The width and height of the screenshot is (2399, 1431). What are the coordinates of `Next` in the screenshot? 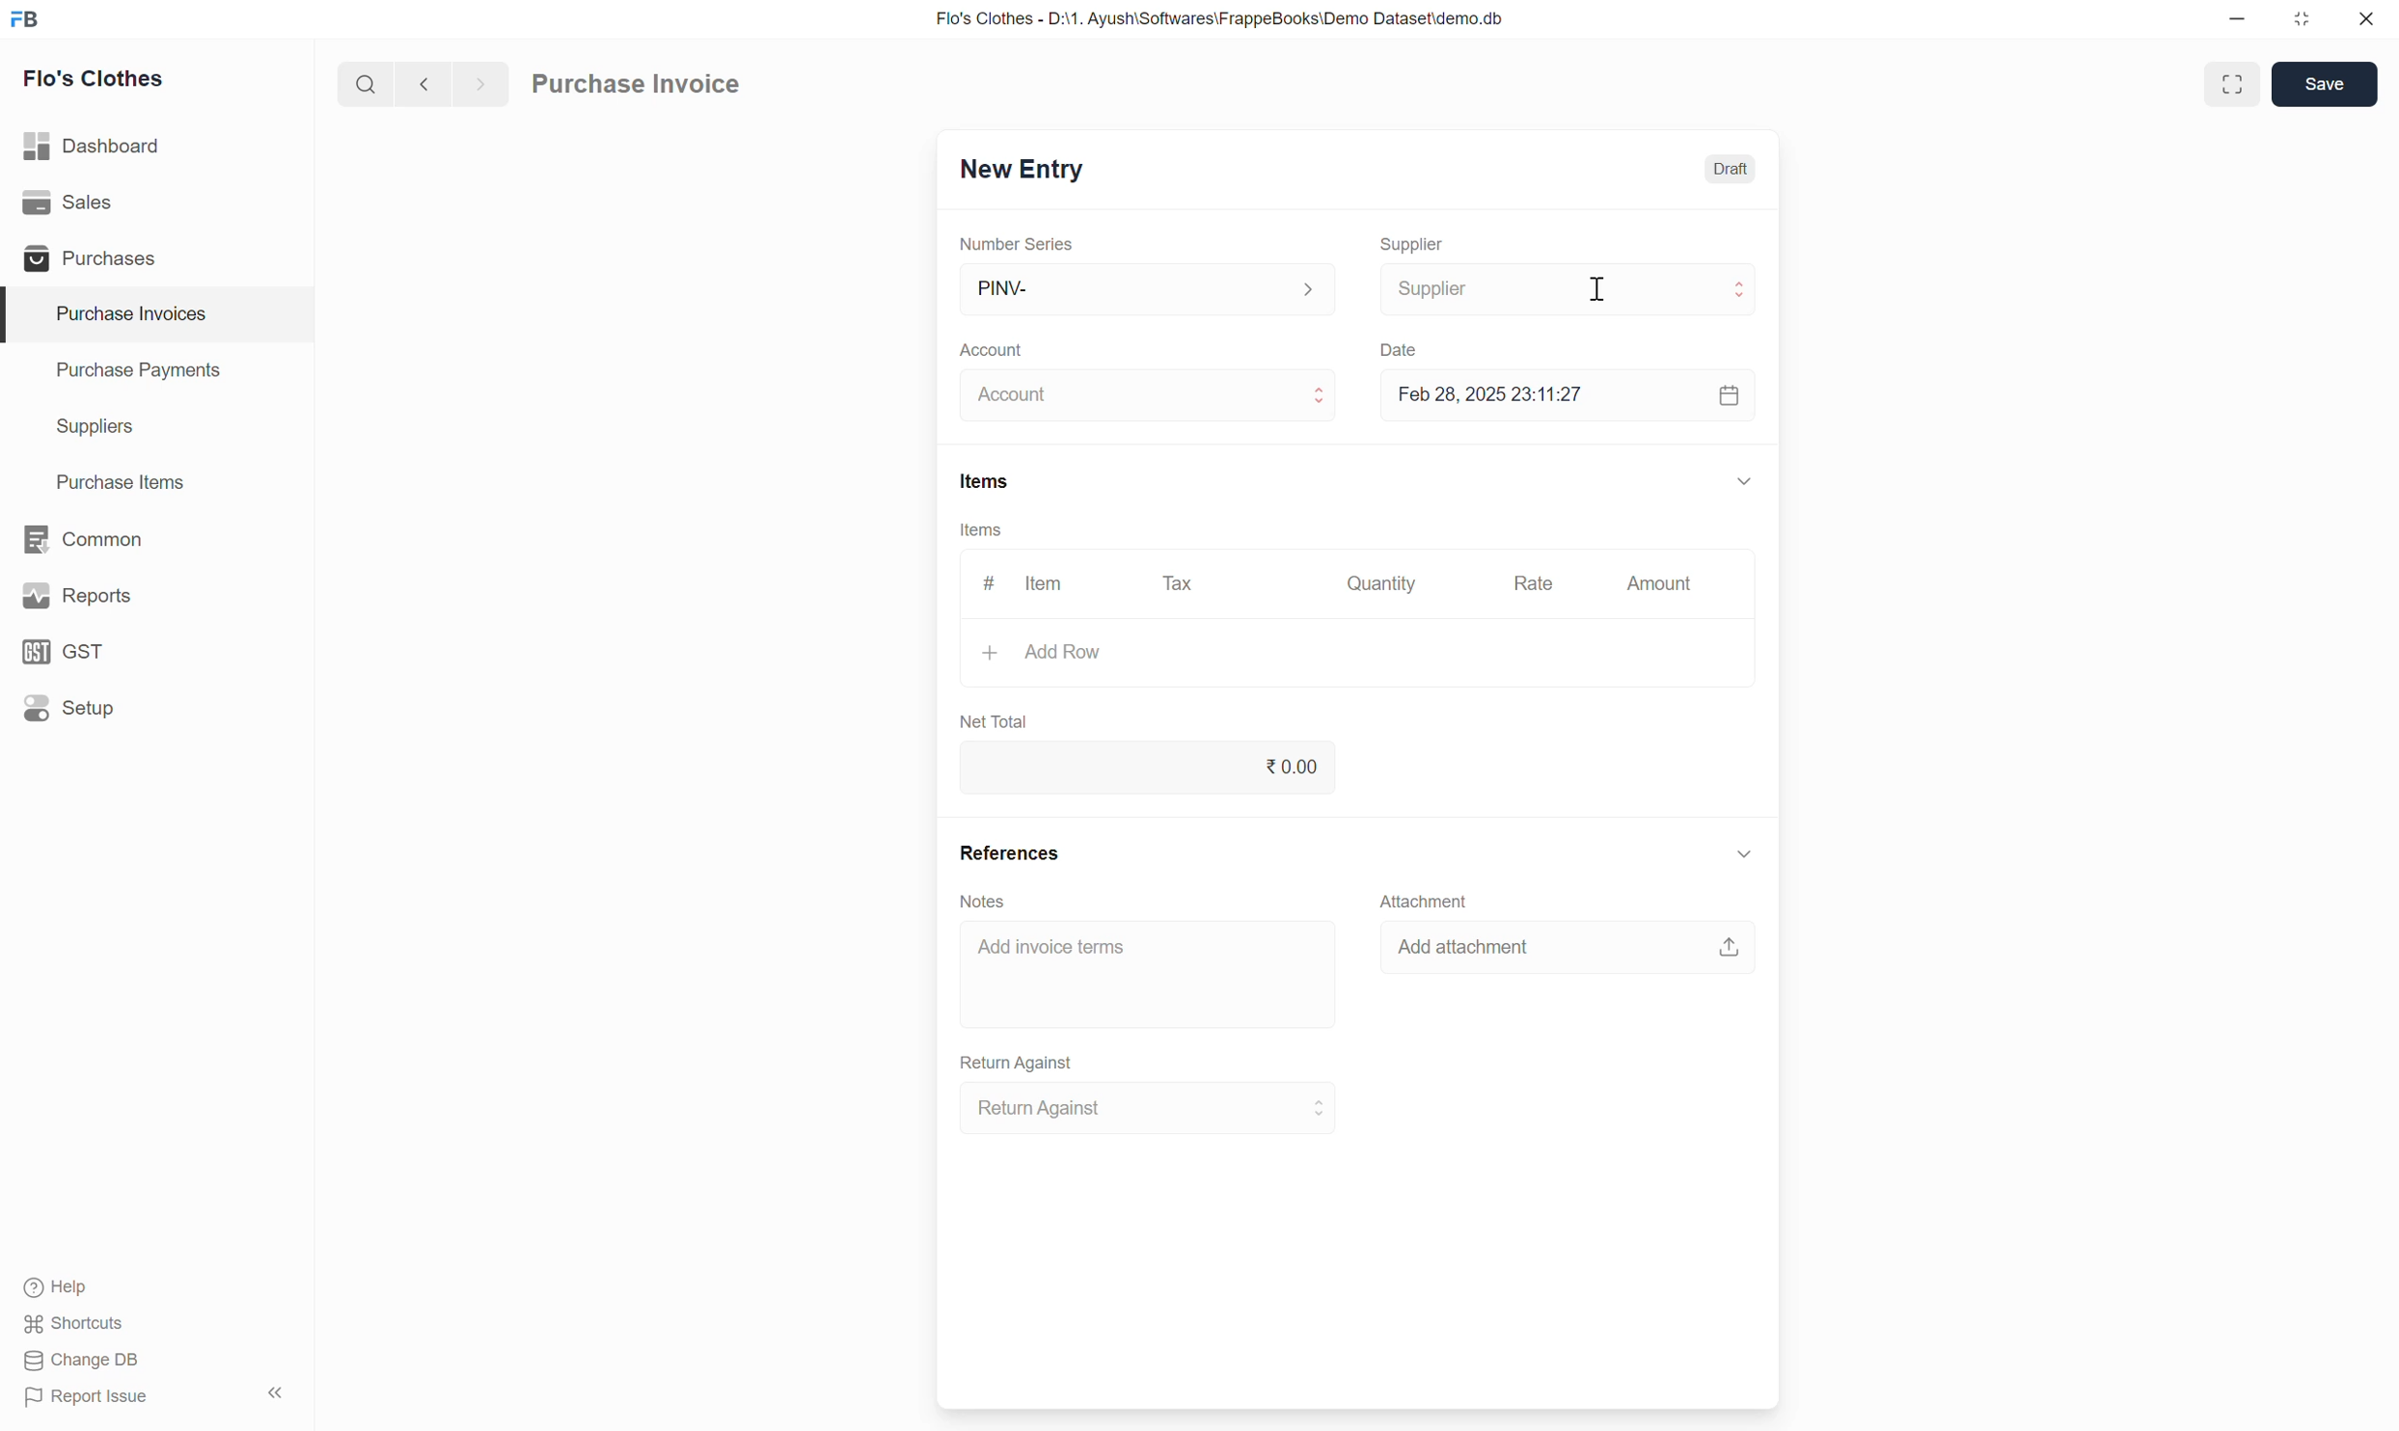 It's located at (482, 83).